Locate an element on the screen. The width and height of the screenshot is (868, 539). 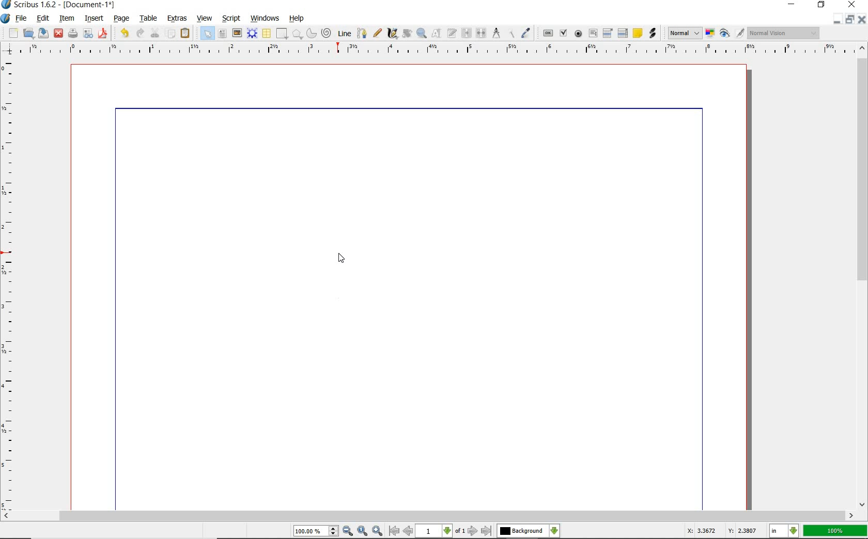
Zoom 100.00% is located at coordinates (316, 531).